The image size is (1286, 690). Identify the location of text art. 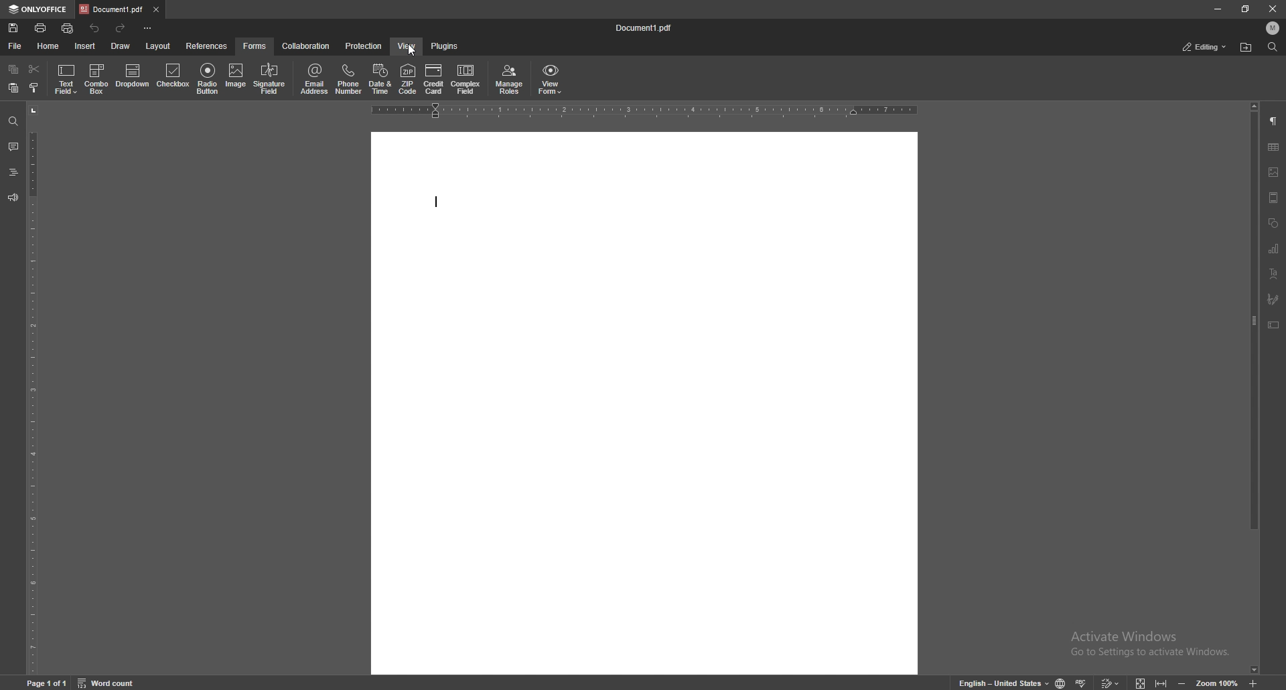
(1273, 274).